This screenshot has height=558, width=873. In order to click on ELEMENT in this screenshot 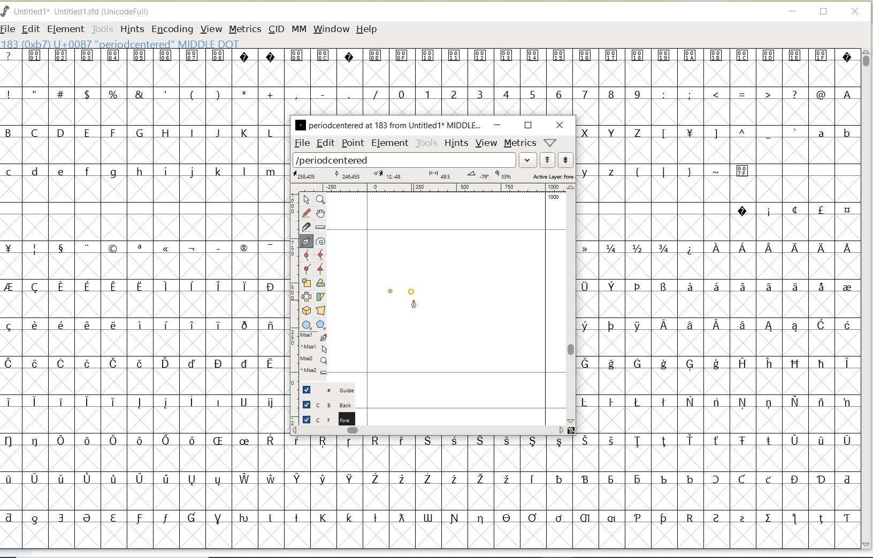, I will do `click(65, 29)`.